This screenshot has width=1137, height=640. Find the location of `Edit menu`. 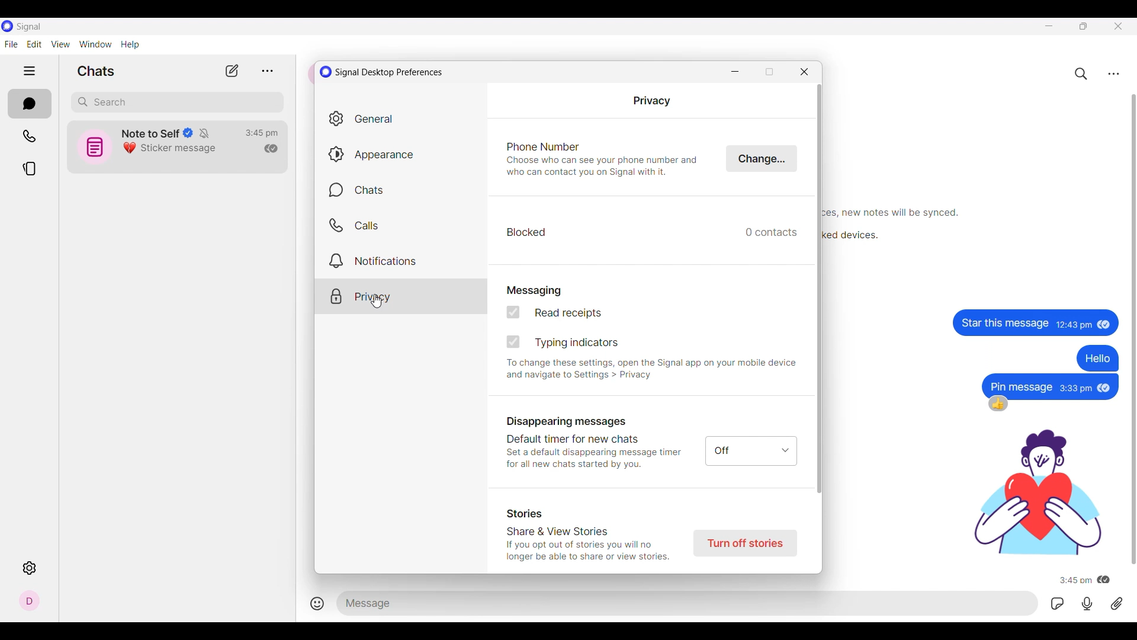

Edit menu is located at coordinates (35, 44).